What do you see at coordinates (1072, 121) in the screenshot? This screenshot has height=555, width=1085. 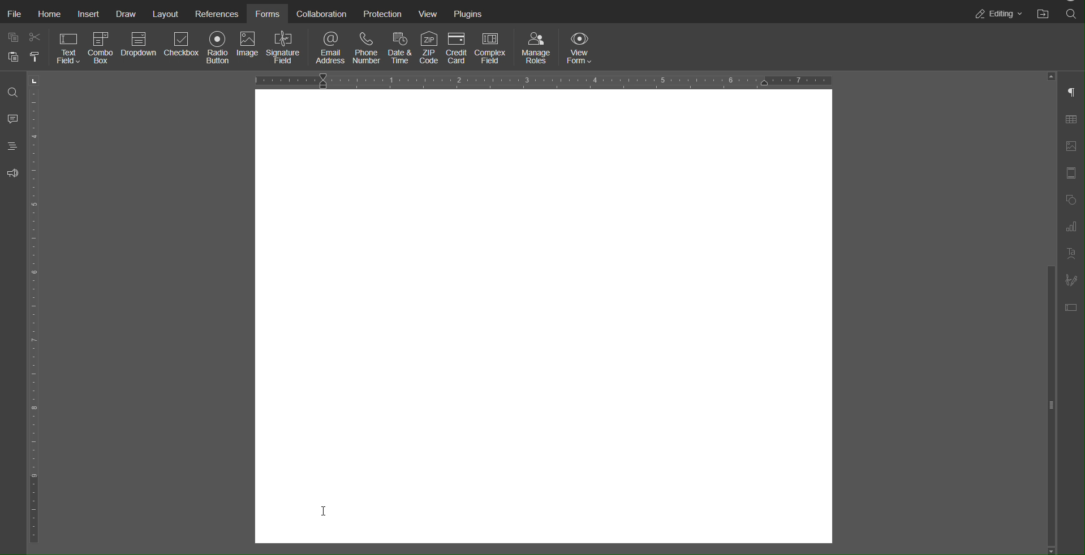 I see `Table Settings` at bounding box center [1072, 121].